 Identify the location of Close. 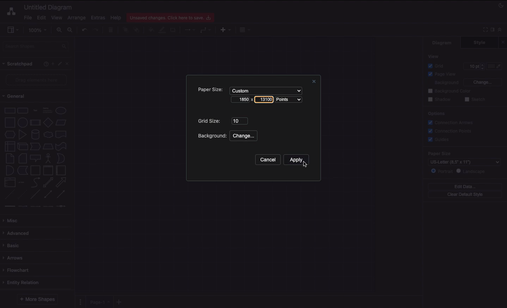
(69, 63).